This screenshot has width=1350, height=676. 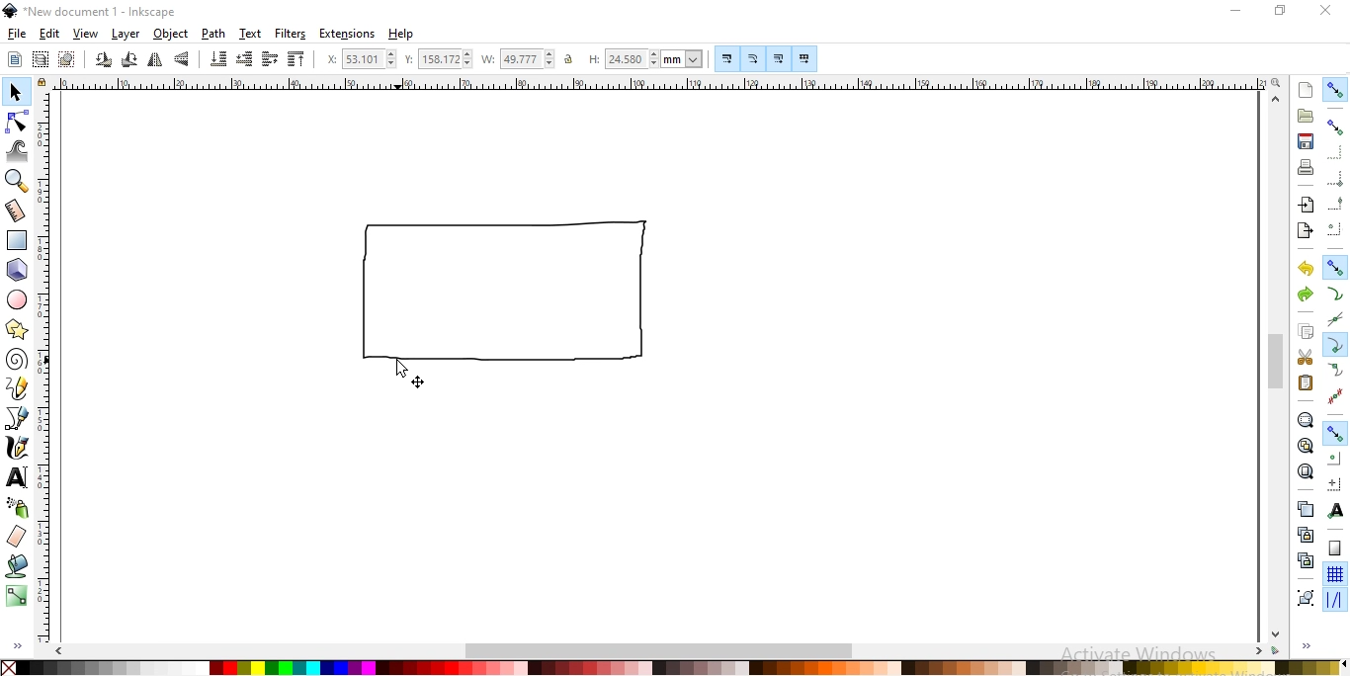 I want to click on zoom to fit  drawing , so click(x=1304, y=446).